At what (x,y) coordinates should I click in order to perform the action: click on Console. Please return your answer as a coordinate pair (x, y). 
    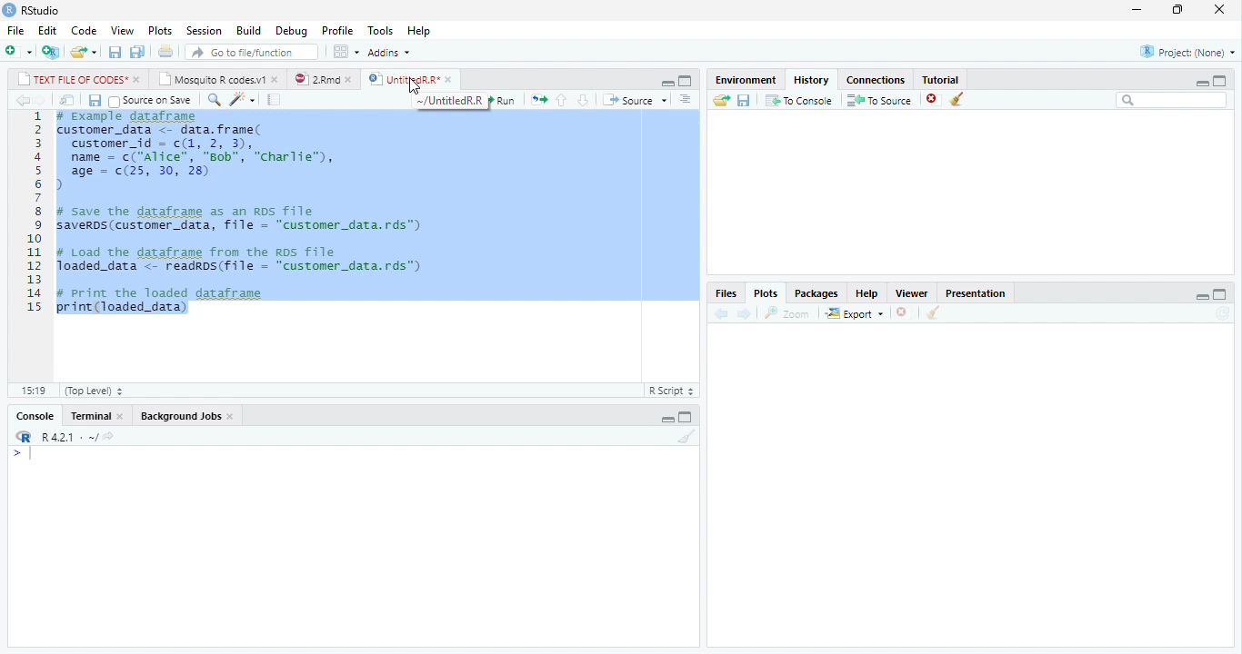
    Looking at the image, I should click on (35, 416).